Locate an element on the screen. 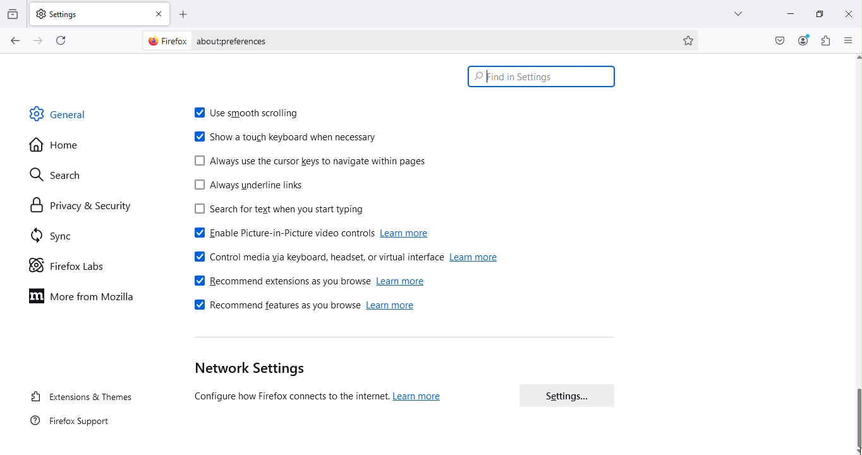 This screenshot has height=455, width=862. Network settings is located at coordinates (247, 369).